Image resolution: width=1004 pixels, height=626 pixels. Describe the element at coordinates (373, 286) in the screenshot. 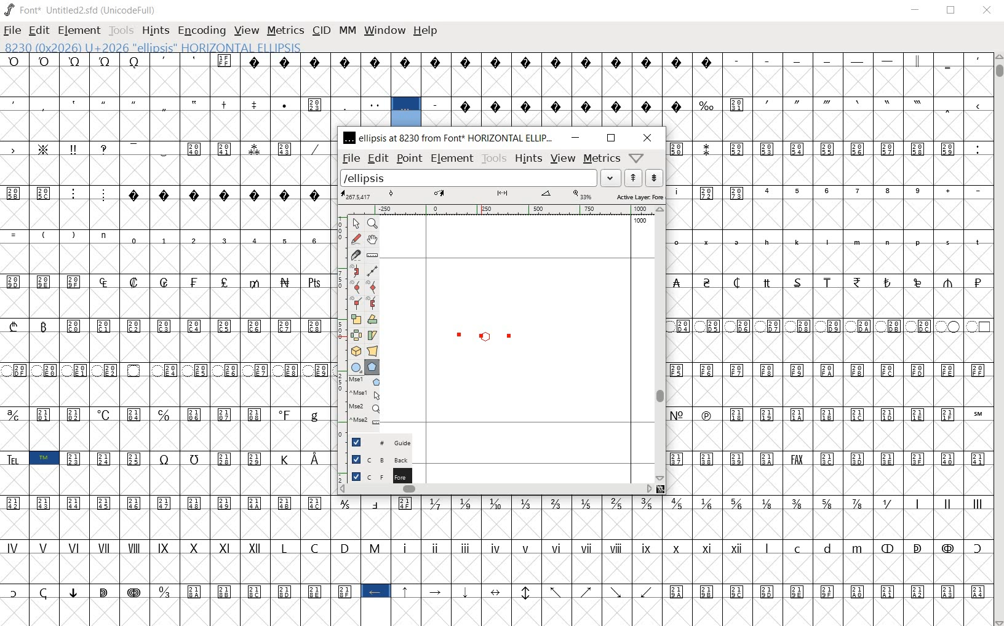

I see `add a curve point always either horizontal or vertical` at that location.